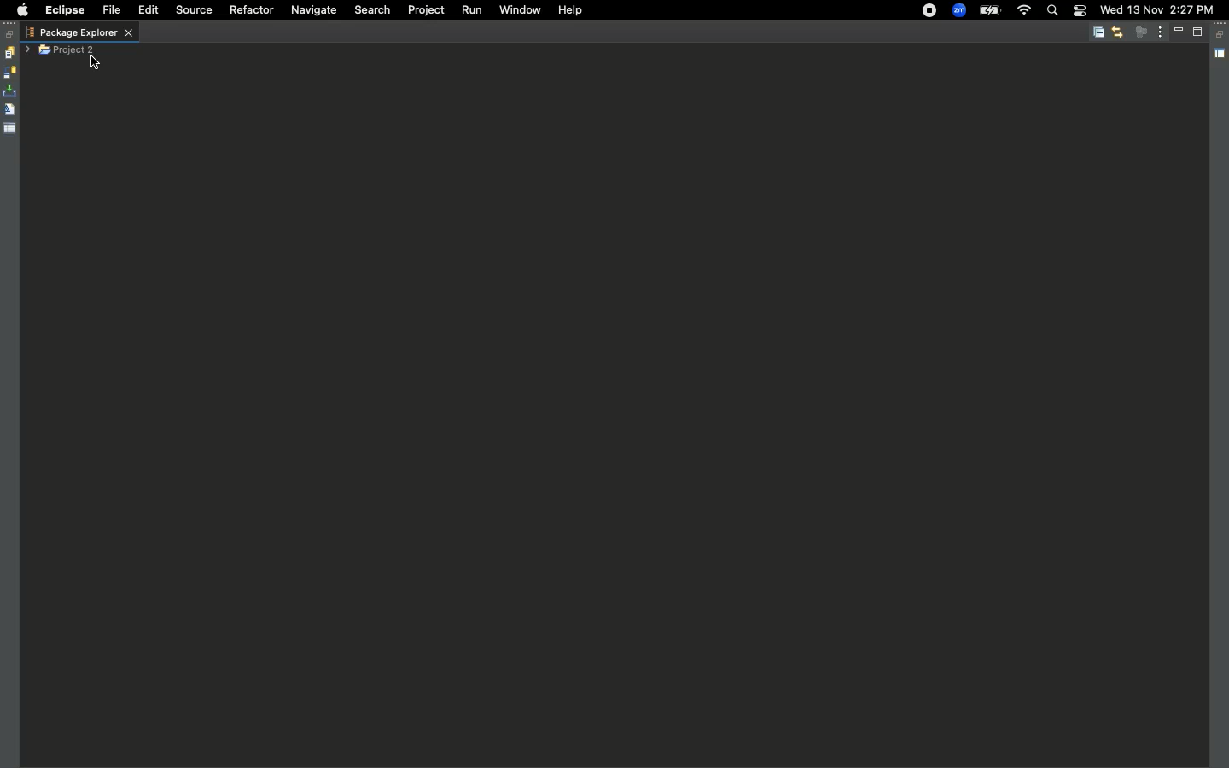  What do you see at coordinates (1221, 56) in the screenshot?
I see `Shared area` at bounding box center [1221, 56].